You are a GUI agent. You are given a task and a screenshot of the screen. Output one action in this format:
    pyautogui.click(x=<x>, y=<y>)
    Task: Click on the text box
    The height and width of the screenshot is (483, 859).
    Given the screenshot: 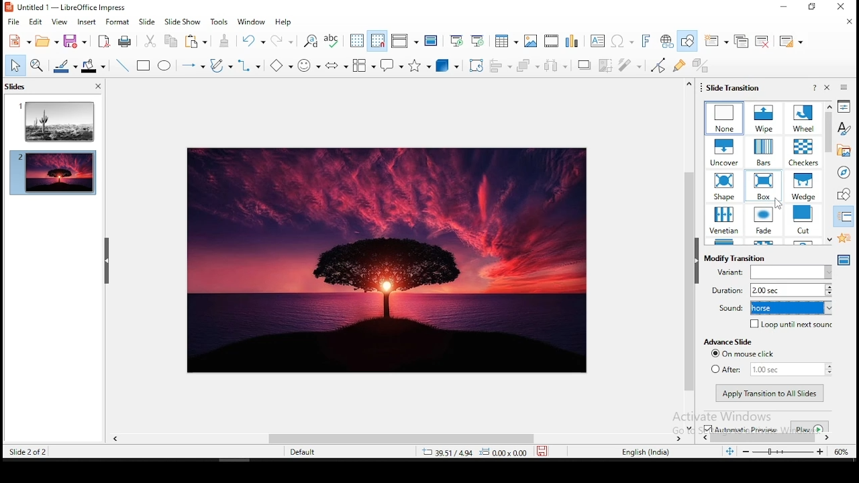 What is the action you would take?
    pyautogui.click(x=597, y=41)
    